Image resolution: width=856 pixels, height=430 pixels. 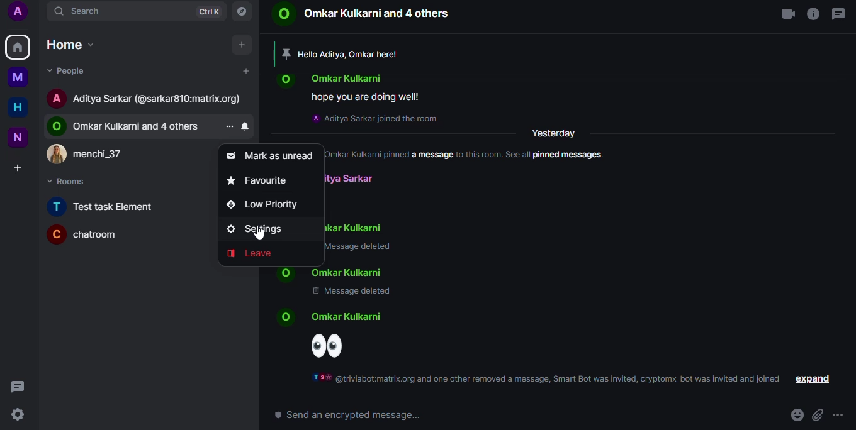 What do you see at coordinates (59, 98) in the screenshot?
I see `A` at bounding box center [59, 98].